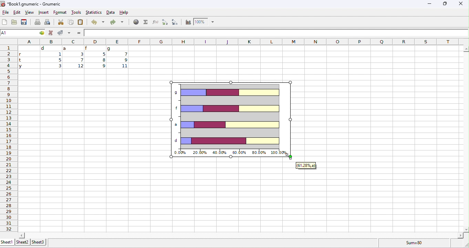  Describe the element at coordinates (81, 22) in the screenshot. I see `paste` at that location.